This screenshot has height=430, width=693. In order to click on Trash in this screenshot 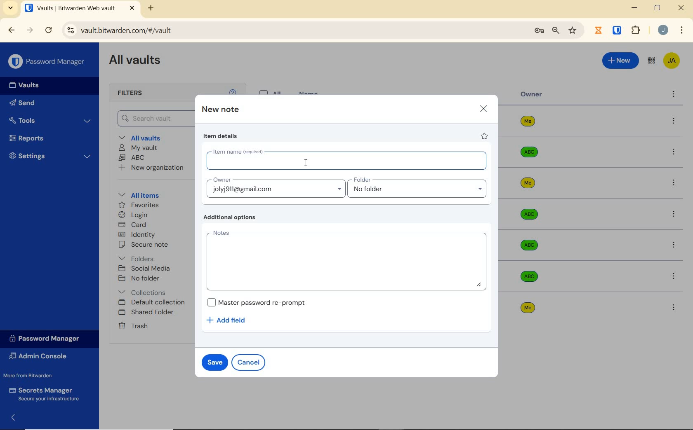, I will do `click(134, 327)`.